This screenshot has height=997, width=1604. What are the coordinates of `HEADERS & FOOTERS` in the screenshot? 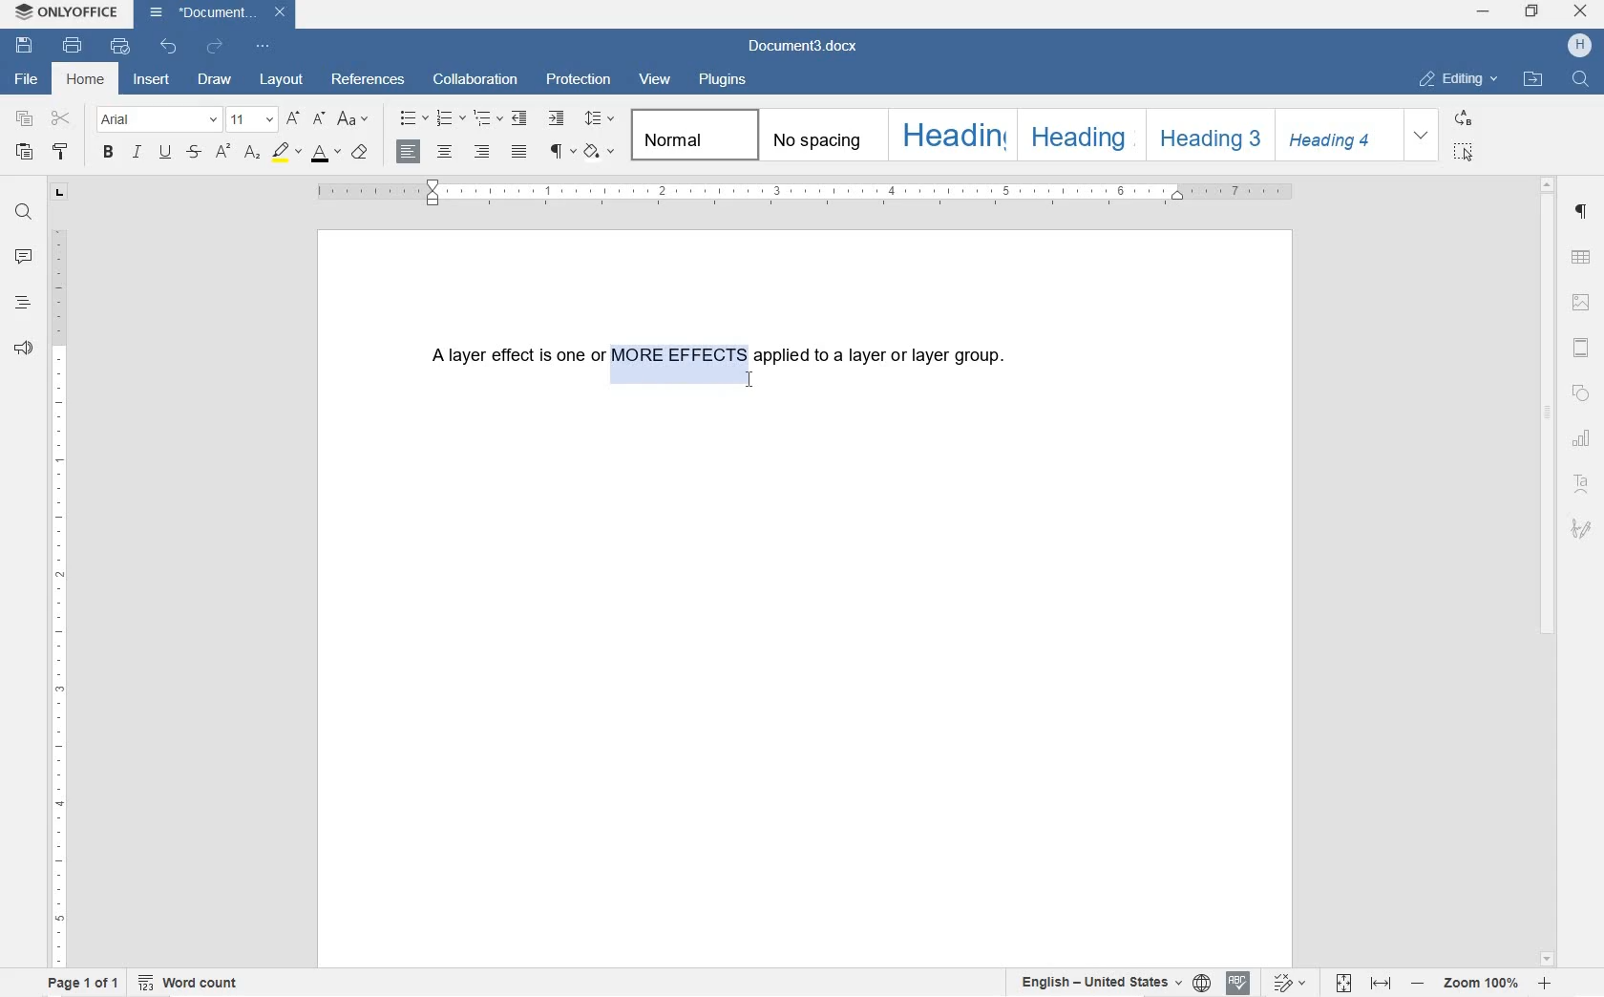 It's located at (1581, 348).